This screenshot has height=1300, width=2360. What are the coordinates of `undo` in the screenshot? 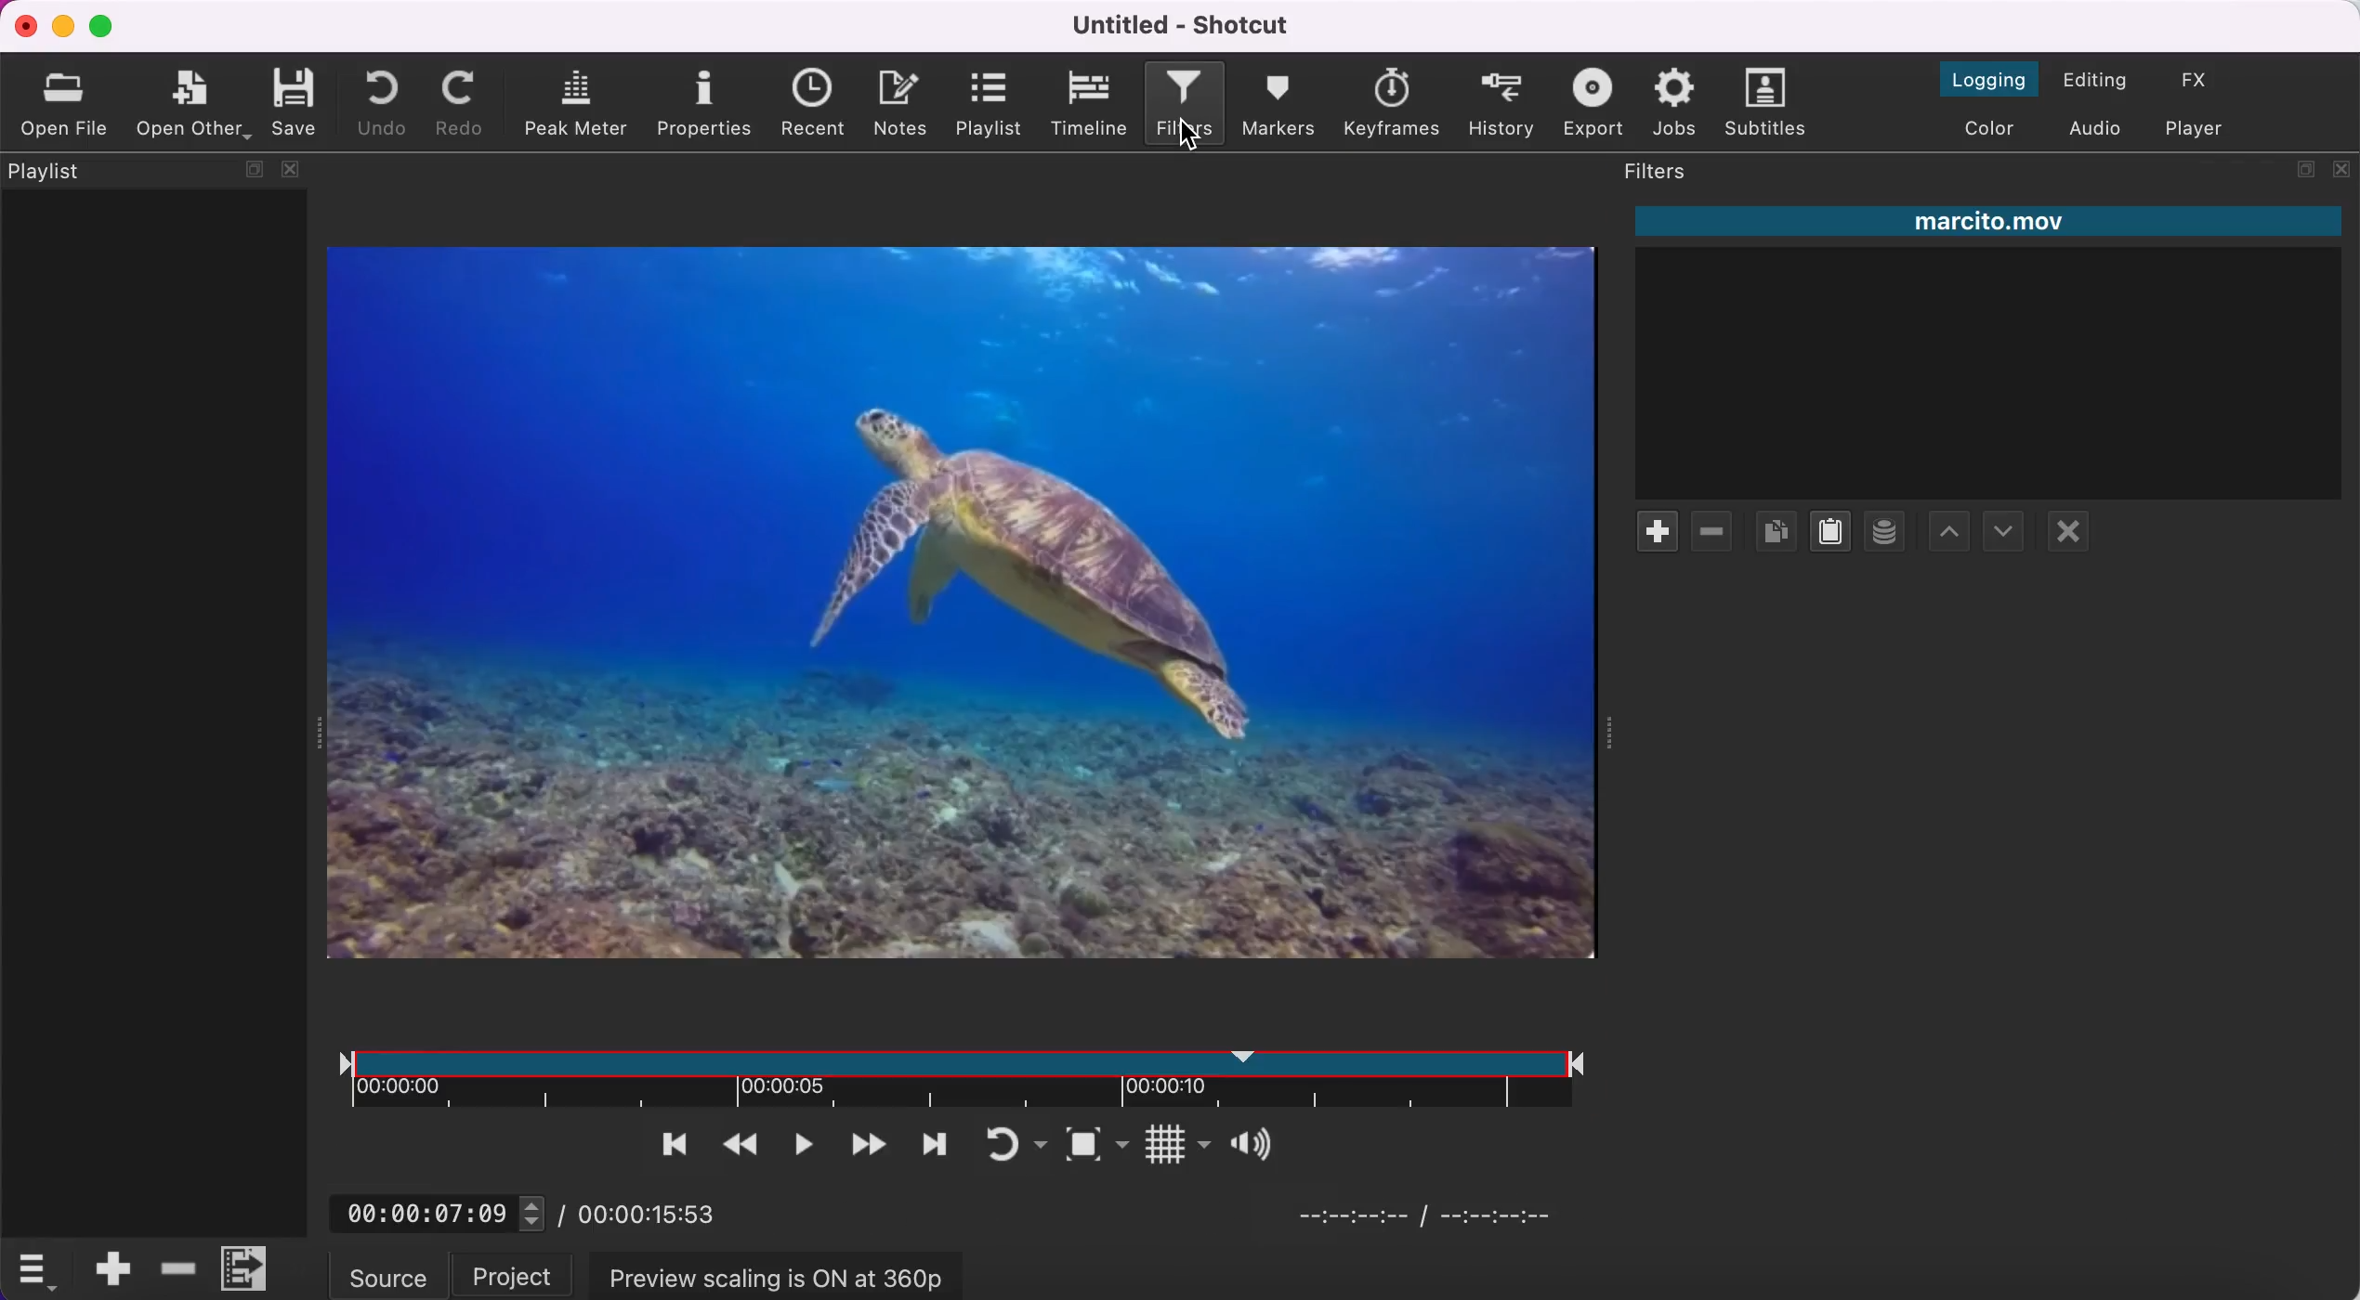 It's located at (379, 103).